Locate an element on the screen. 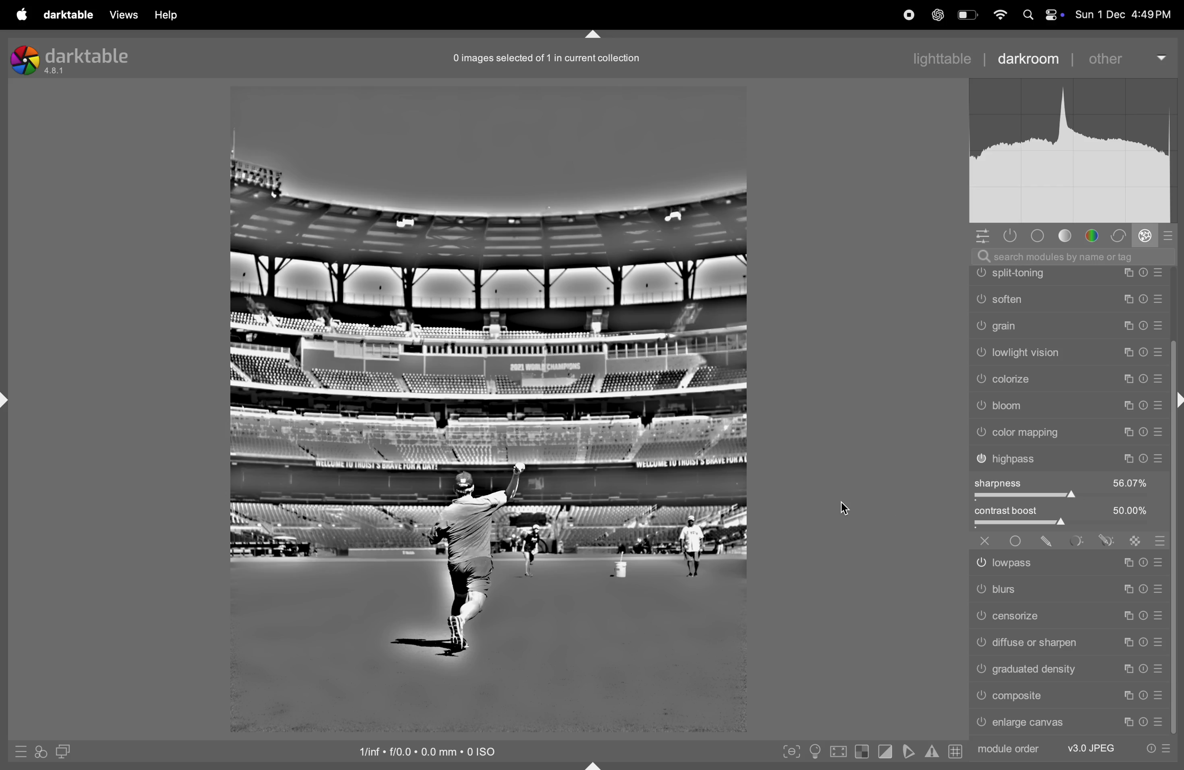 Image resolution: width=1184 pixels, height=770 pixels. toggle peak focusing mode is located at coordinates (789, 751).